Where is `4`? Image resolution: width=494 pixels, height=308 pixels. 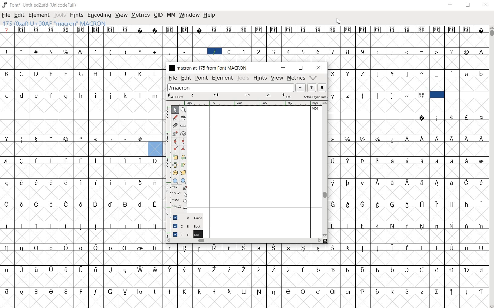
4 is located at coordinates (289, 52).